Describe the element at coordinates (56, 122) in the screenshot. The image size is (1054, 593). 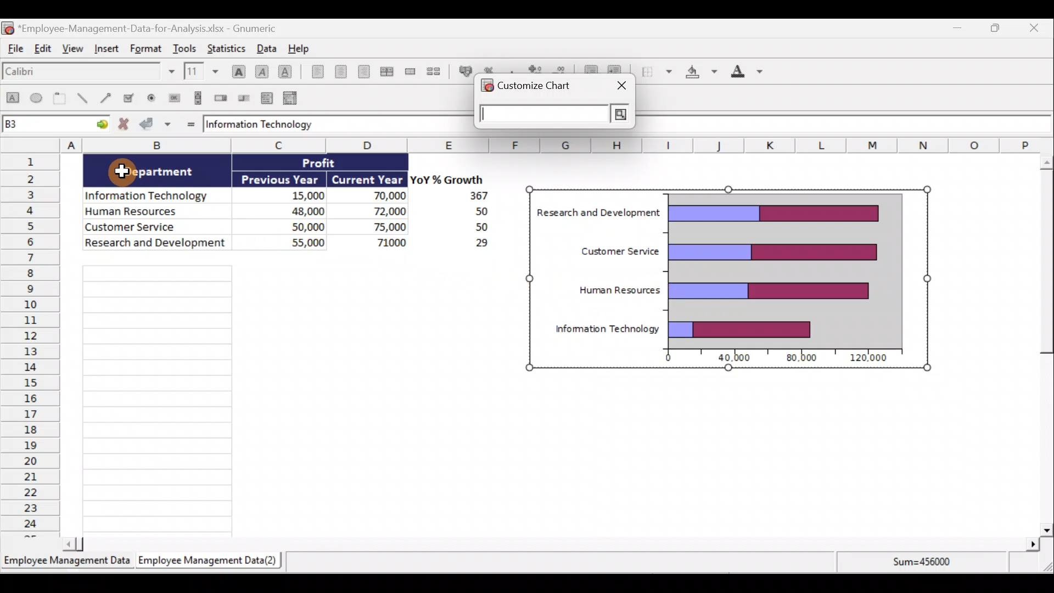
I see `Cell name` at that location.